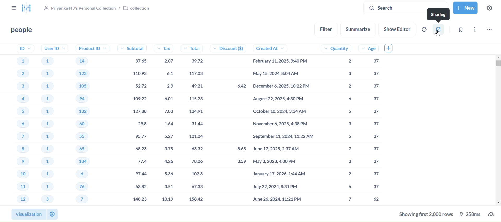 This screenshot has height=222, width=501. What do you see at coordinates (97, 8) in the screenshot?
I see ` Priyanka N J's Personal Collection / collection` at bounding box center [97, 8].